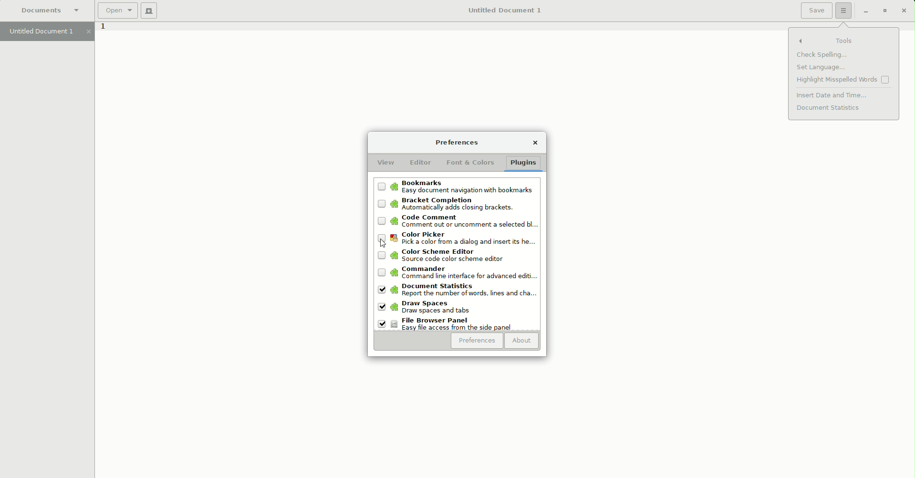 This screenshot has height=478, width=915. I want to click on File browser panel: Easy file access from the side panel, so click(448, 324).